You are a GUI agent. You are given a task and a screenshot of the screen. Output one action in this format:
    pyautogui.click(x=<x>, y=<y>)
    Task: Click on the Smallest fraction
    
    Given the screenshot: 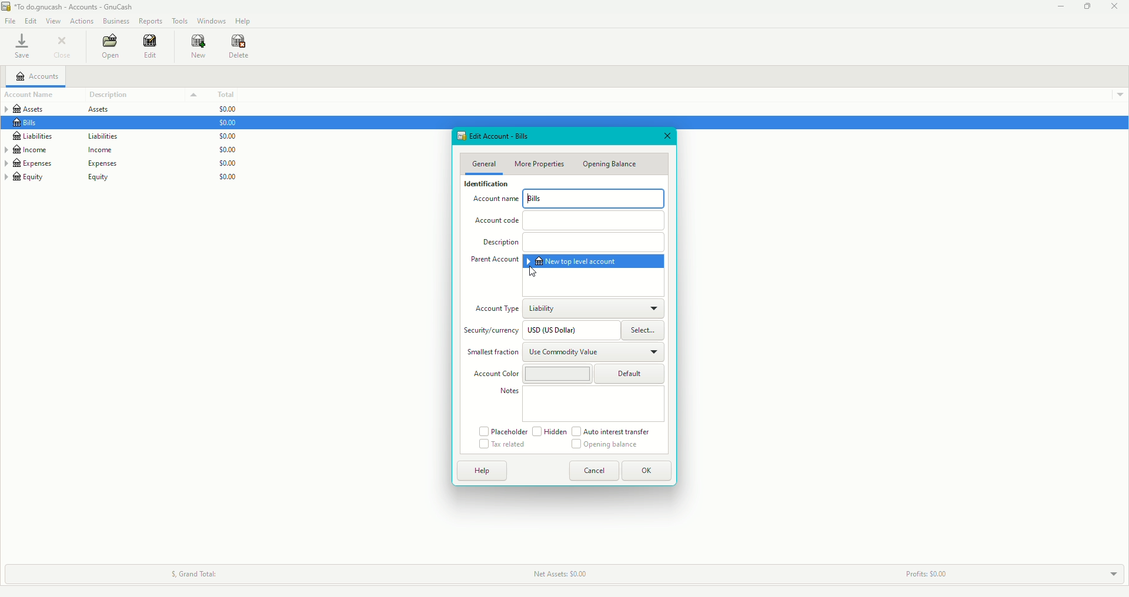 What is the action you would take?
    pyautogui.click(x=493, y=353)
    